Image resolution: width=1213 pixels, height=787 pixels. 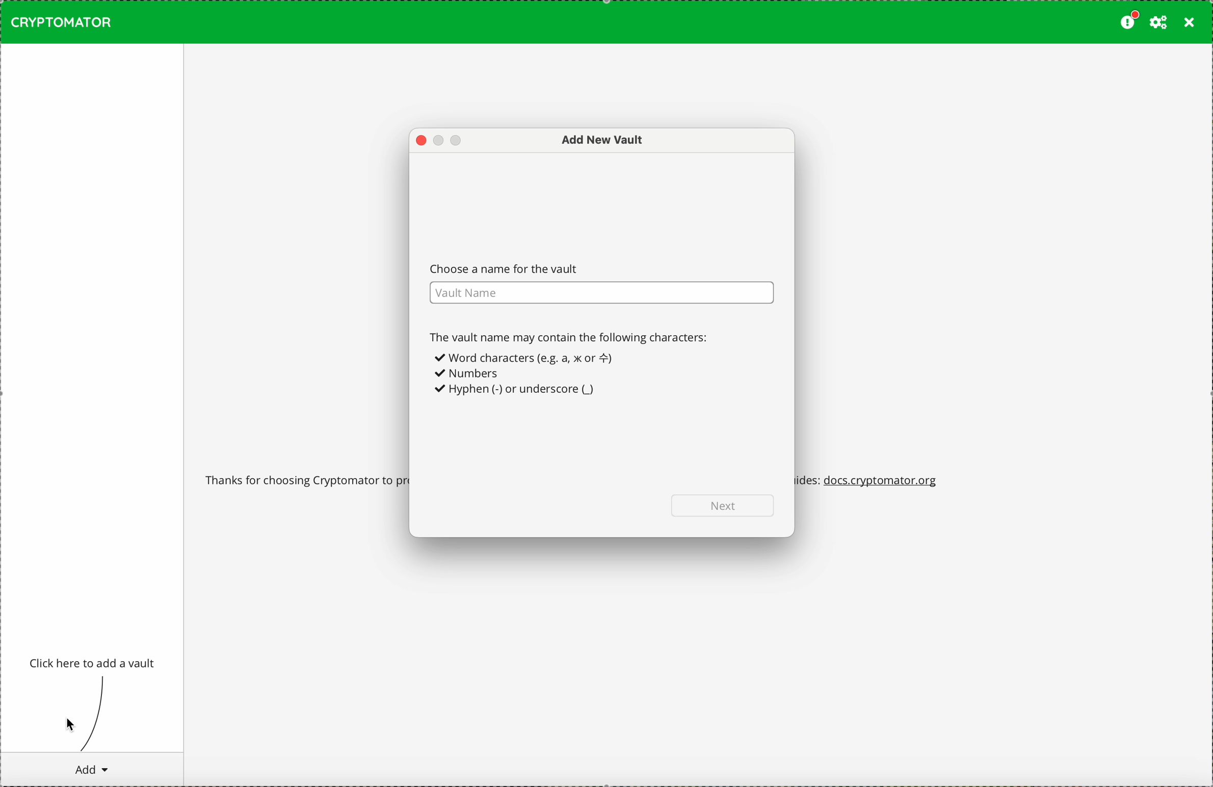 What do you see at coordinates (1128, 21) in the screenshot?
I see `please consider donating` at bounding box center [1128, 21].